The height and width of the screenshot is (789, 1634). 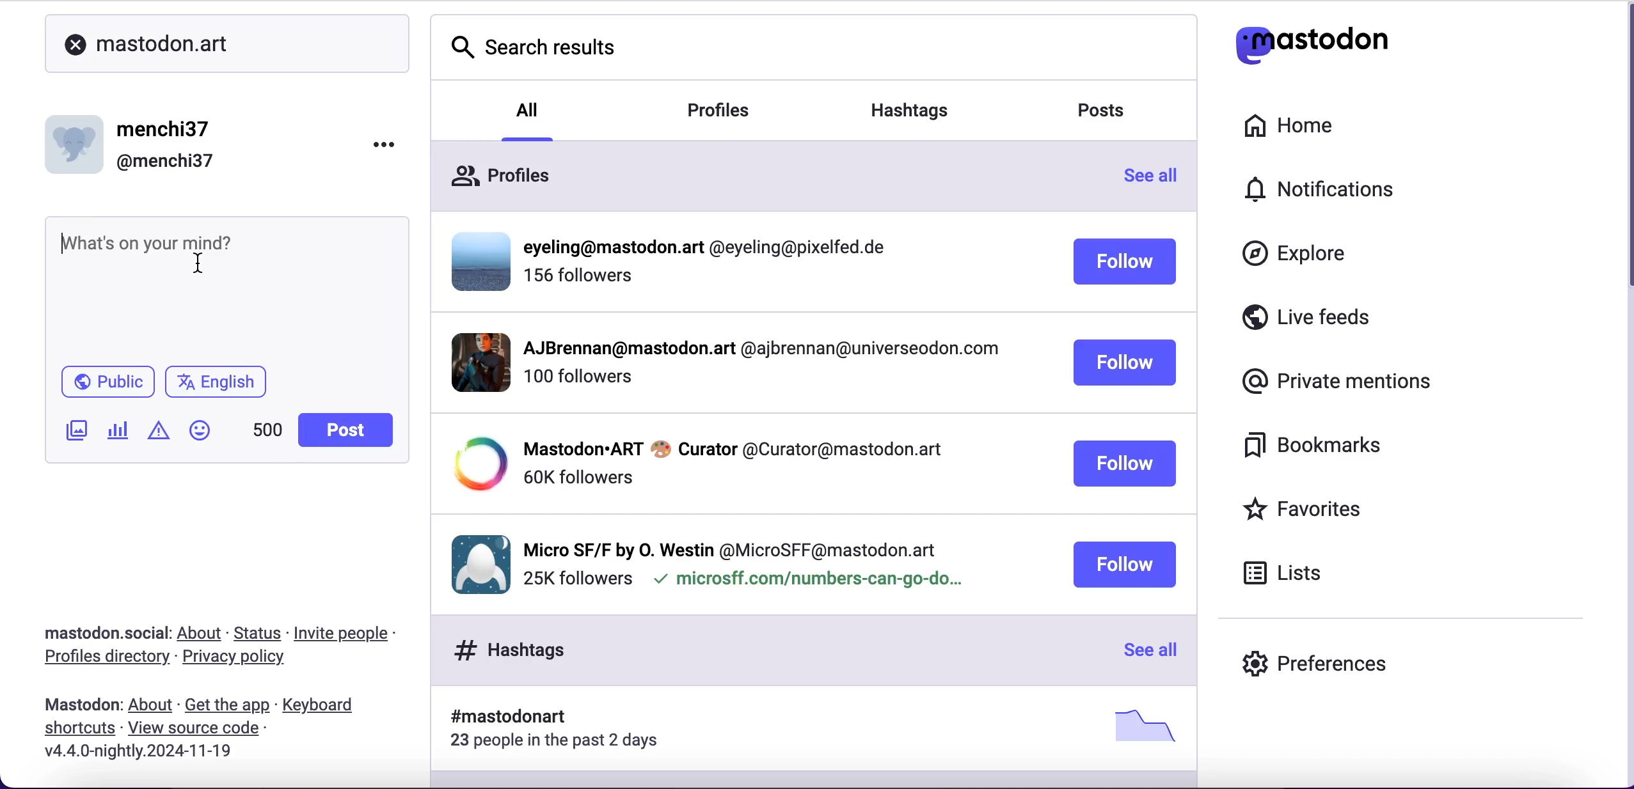 What do you see at coordinates (203, 43) in the screenshot?
I see `mastodon.art` at bounding box center [203, 43].